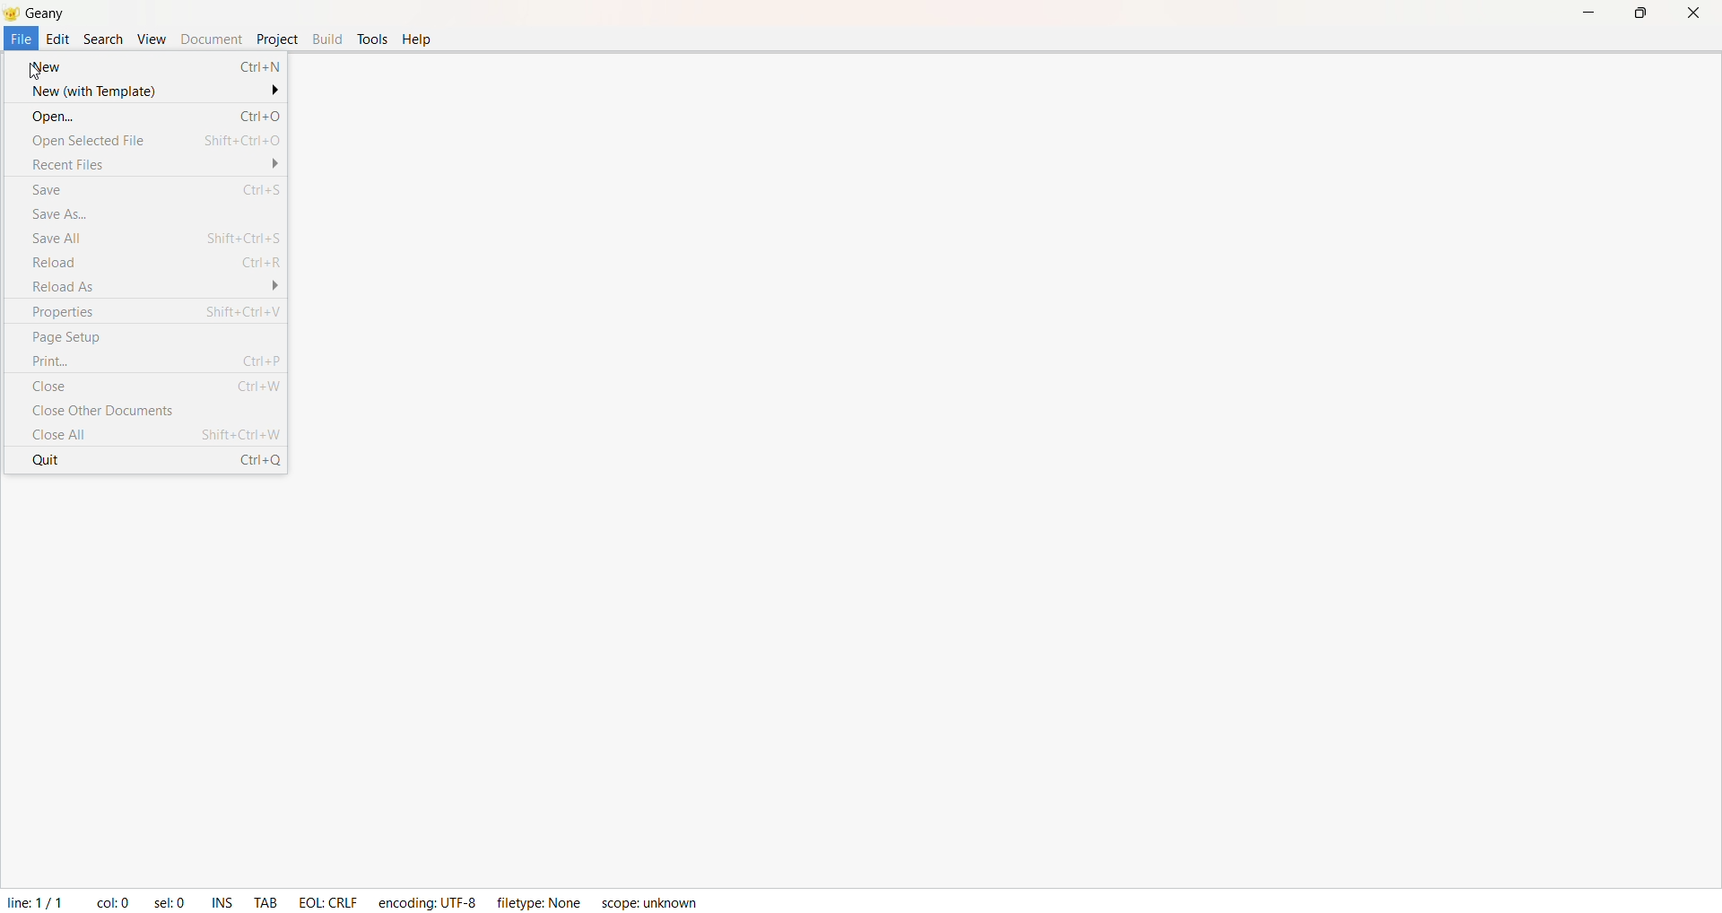 Image resolution: width=1722 pixels, height=913 pixels. Describe the element at coordinates (332, 900) in the screenshot. I see `EOL: CTRLF` at that location.